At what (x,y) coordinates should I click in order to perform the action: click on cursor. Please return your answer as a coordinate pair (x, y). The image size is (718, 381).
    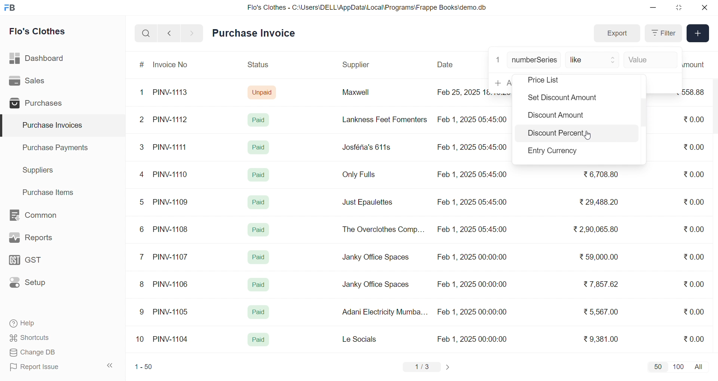
    Looking at the image, I should click on (589, 136).